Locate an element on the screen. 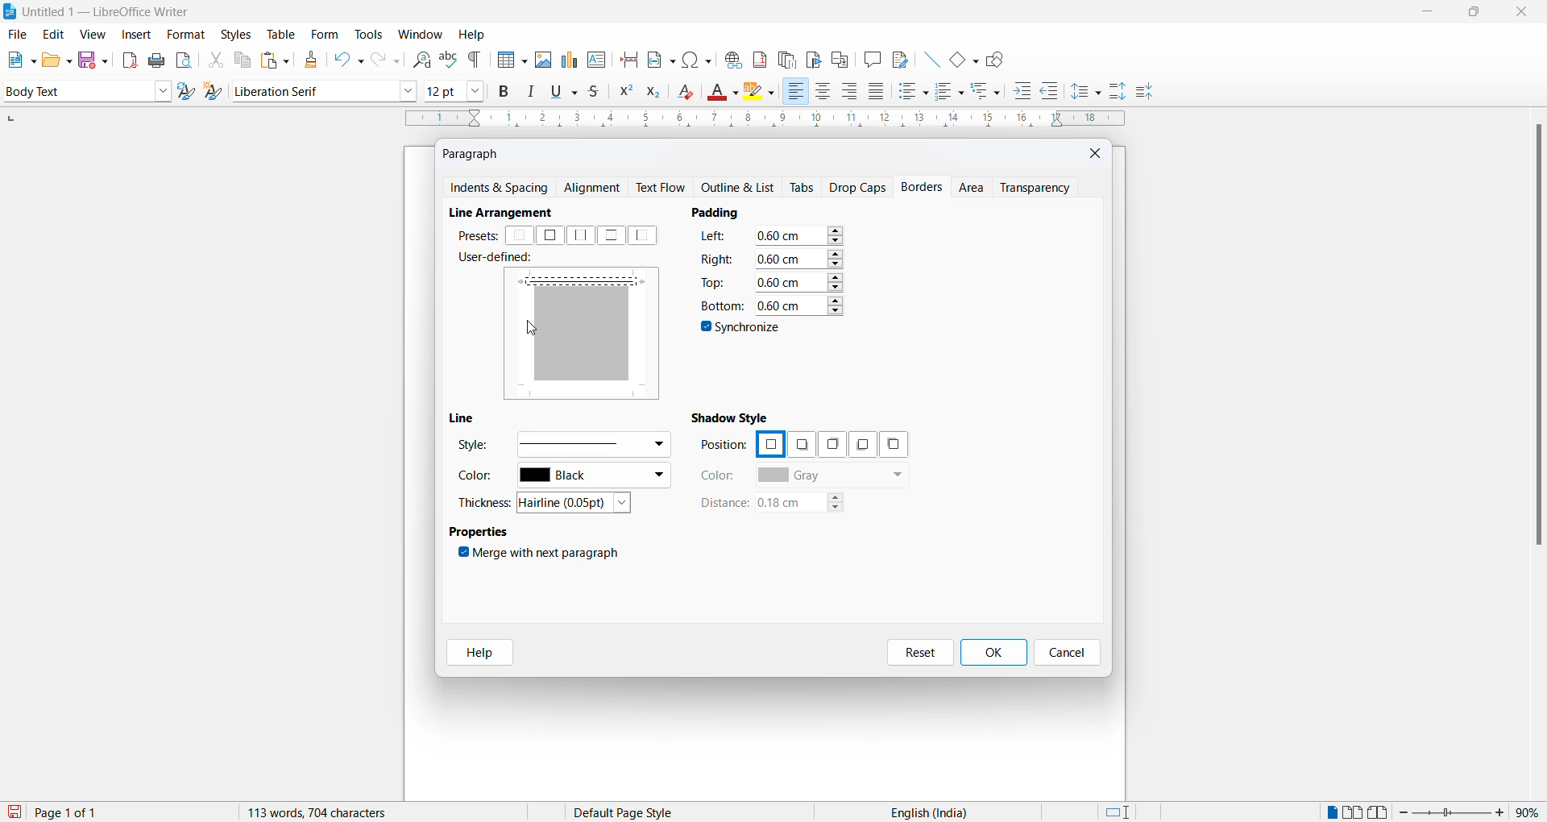  value is located at coordinates (799, 235).